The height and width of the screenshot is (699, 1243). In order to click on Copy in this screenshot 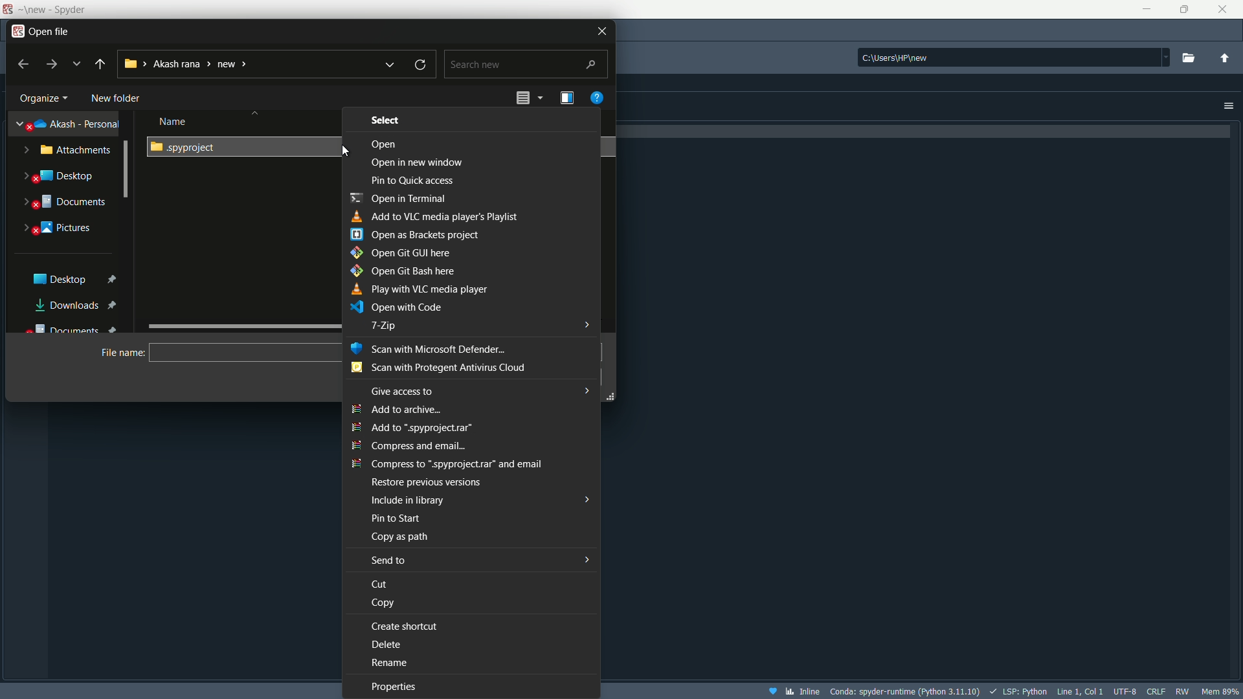, I will do `click(383, 604)`.